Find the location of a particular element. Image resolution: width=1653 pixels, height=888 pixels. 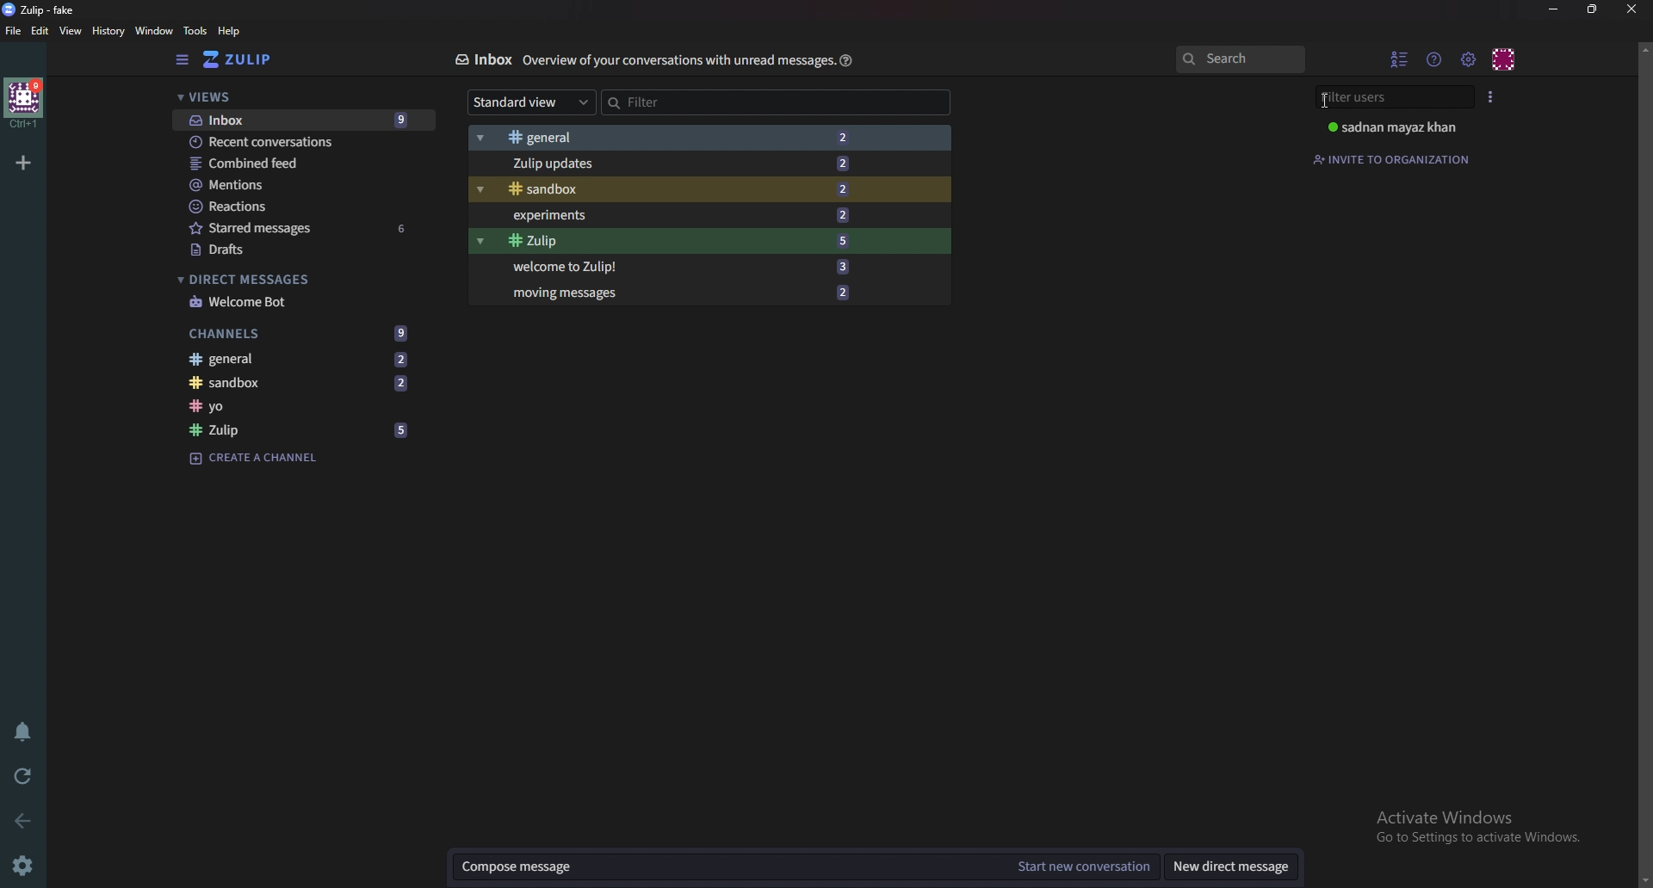

channel is located at coordinates (302, 407).